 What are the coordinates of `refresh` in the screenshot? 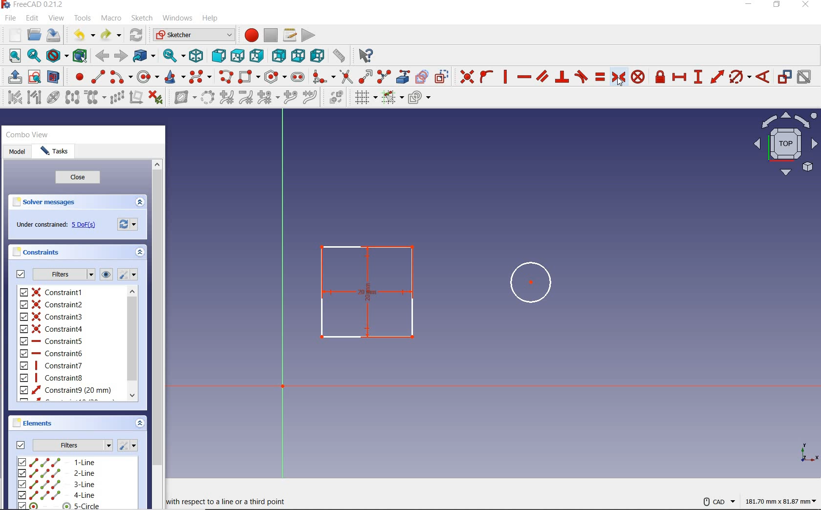 It's located at (137, 35).